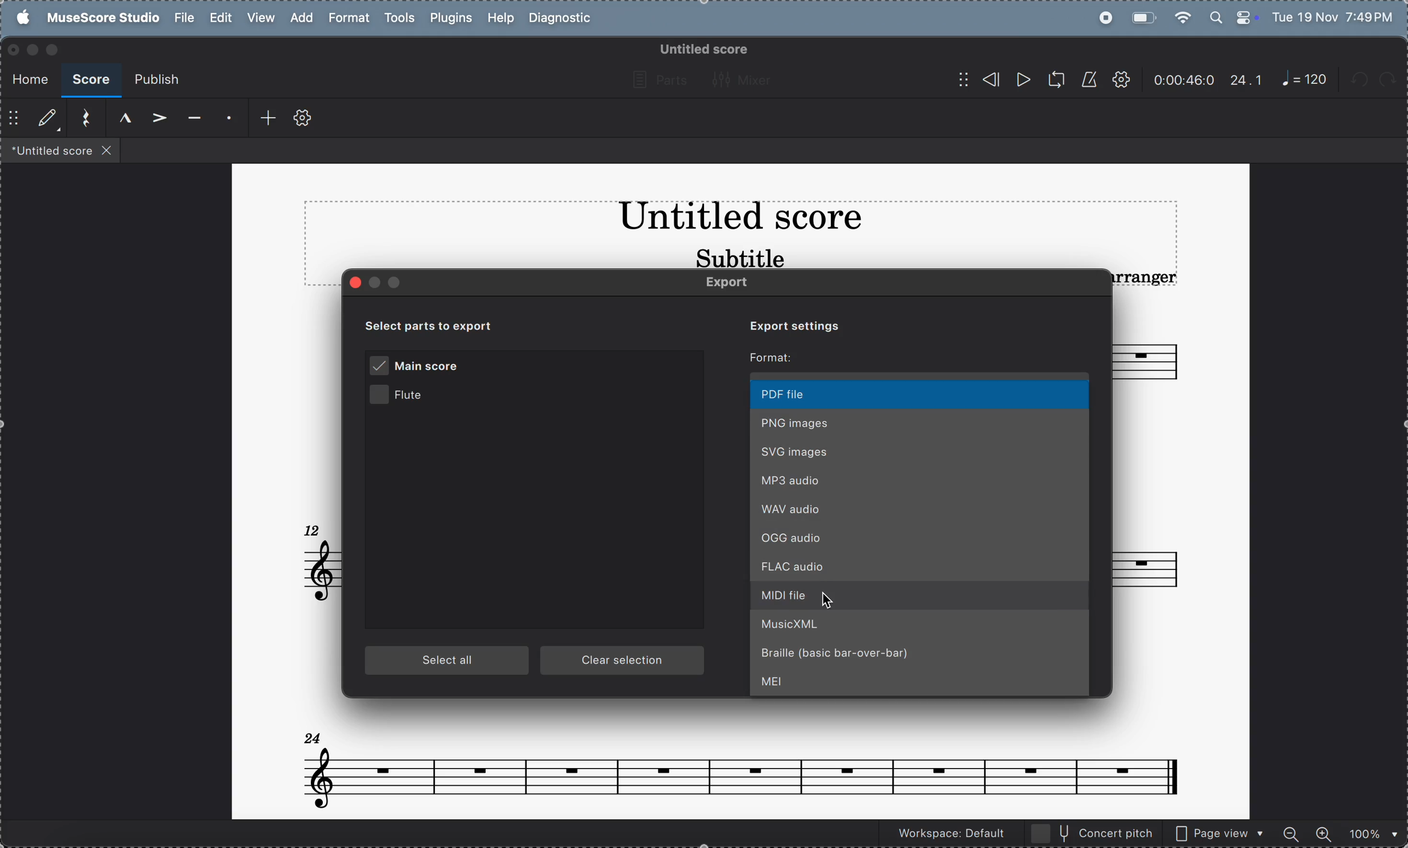 The width and height of the screenshot is (1408, 848). Describe the element at coordinates (923, 568) in the screenshot. I see `FLAC audio` at that location.